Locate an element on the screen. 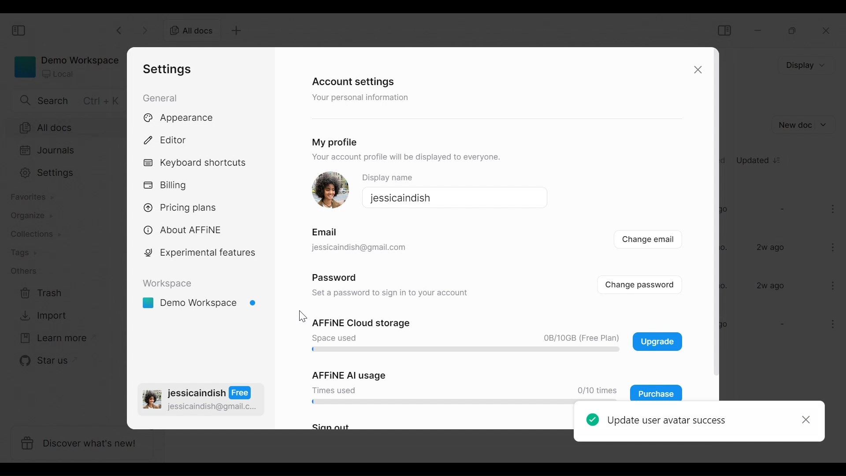   is located at coordinates (358, 248).